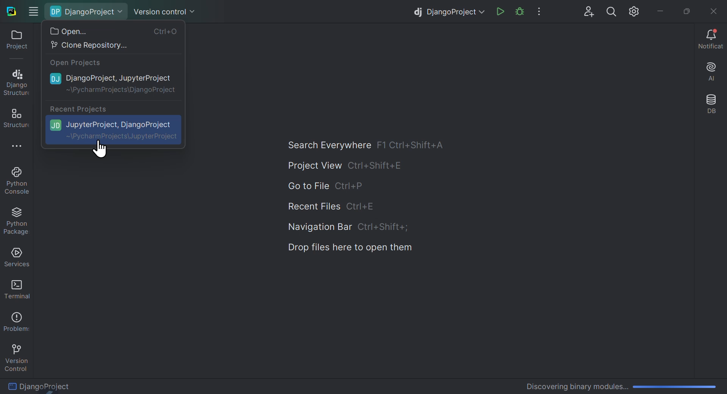  I want to click on User, so click(590, 12).